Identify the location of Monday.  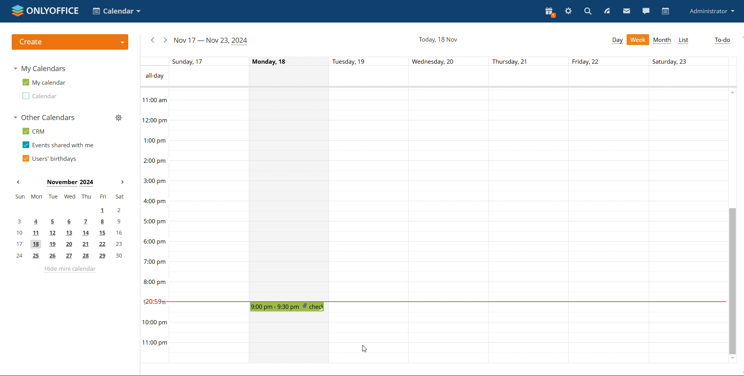
(289, 338).